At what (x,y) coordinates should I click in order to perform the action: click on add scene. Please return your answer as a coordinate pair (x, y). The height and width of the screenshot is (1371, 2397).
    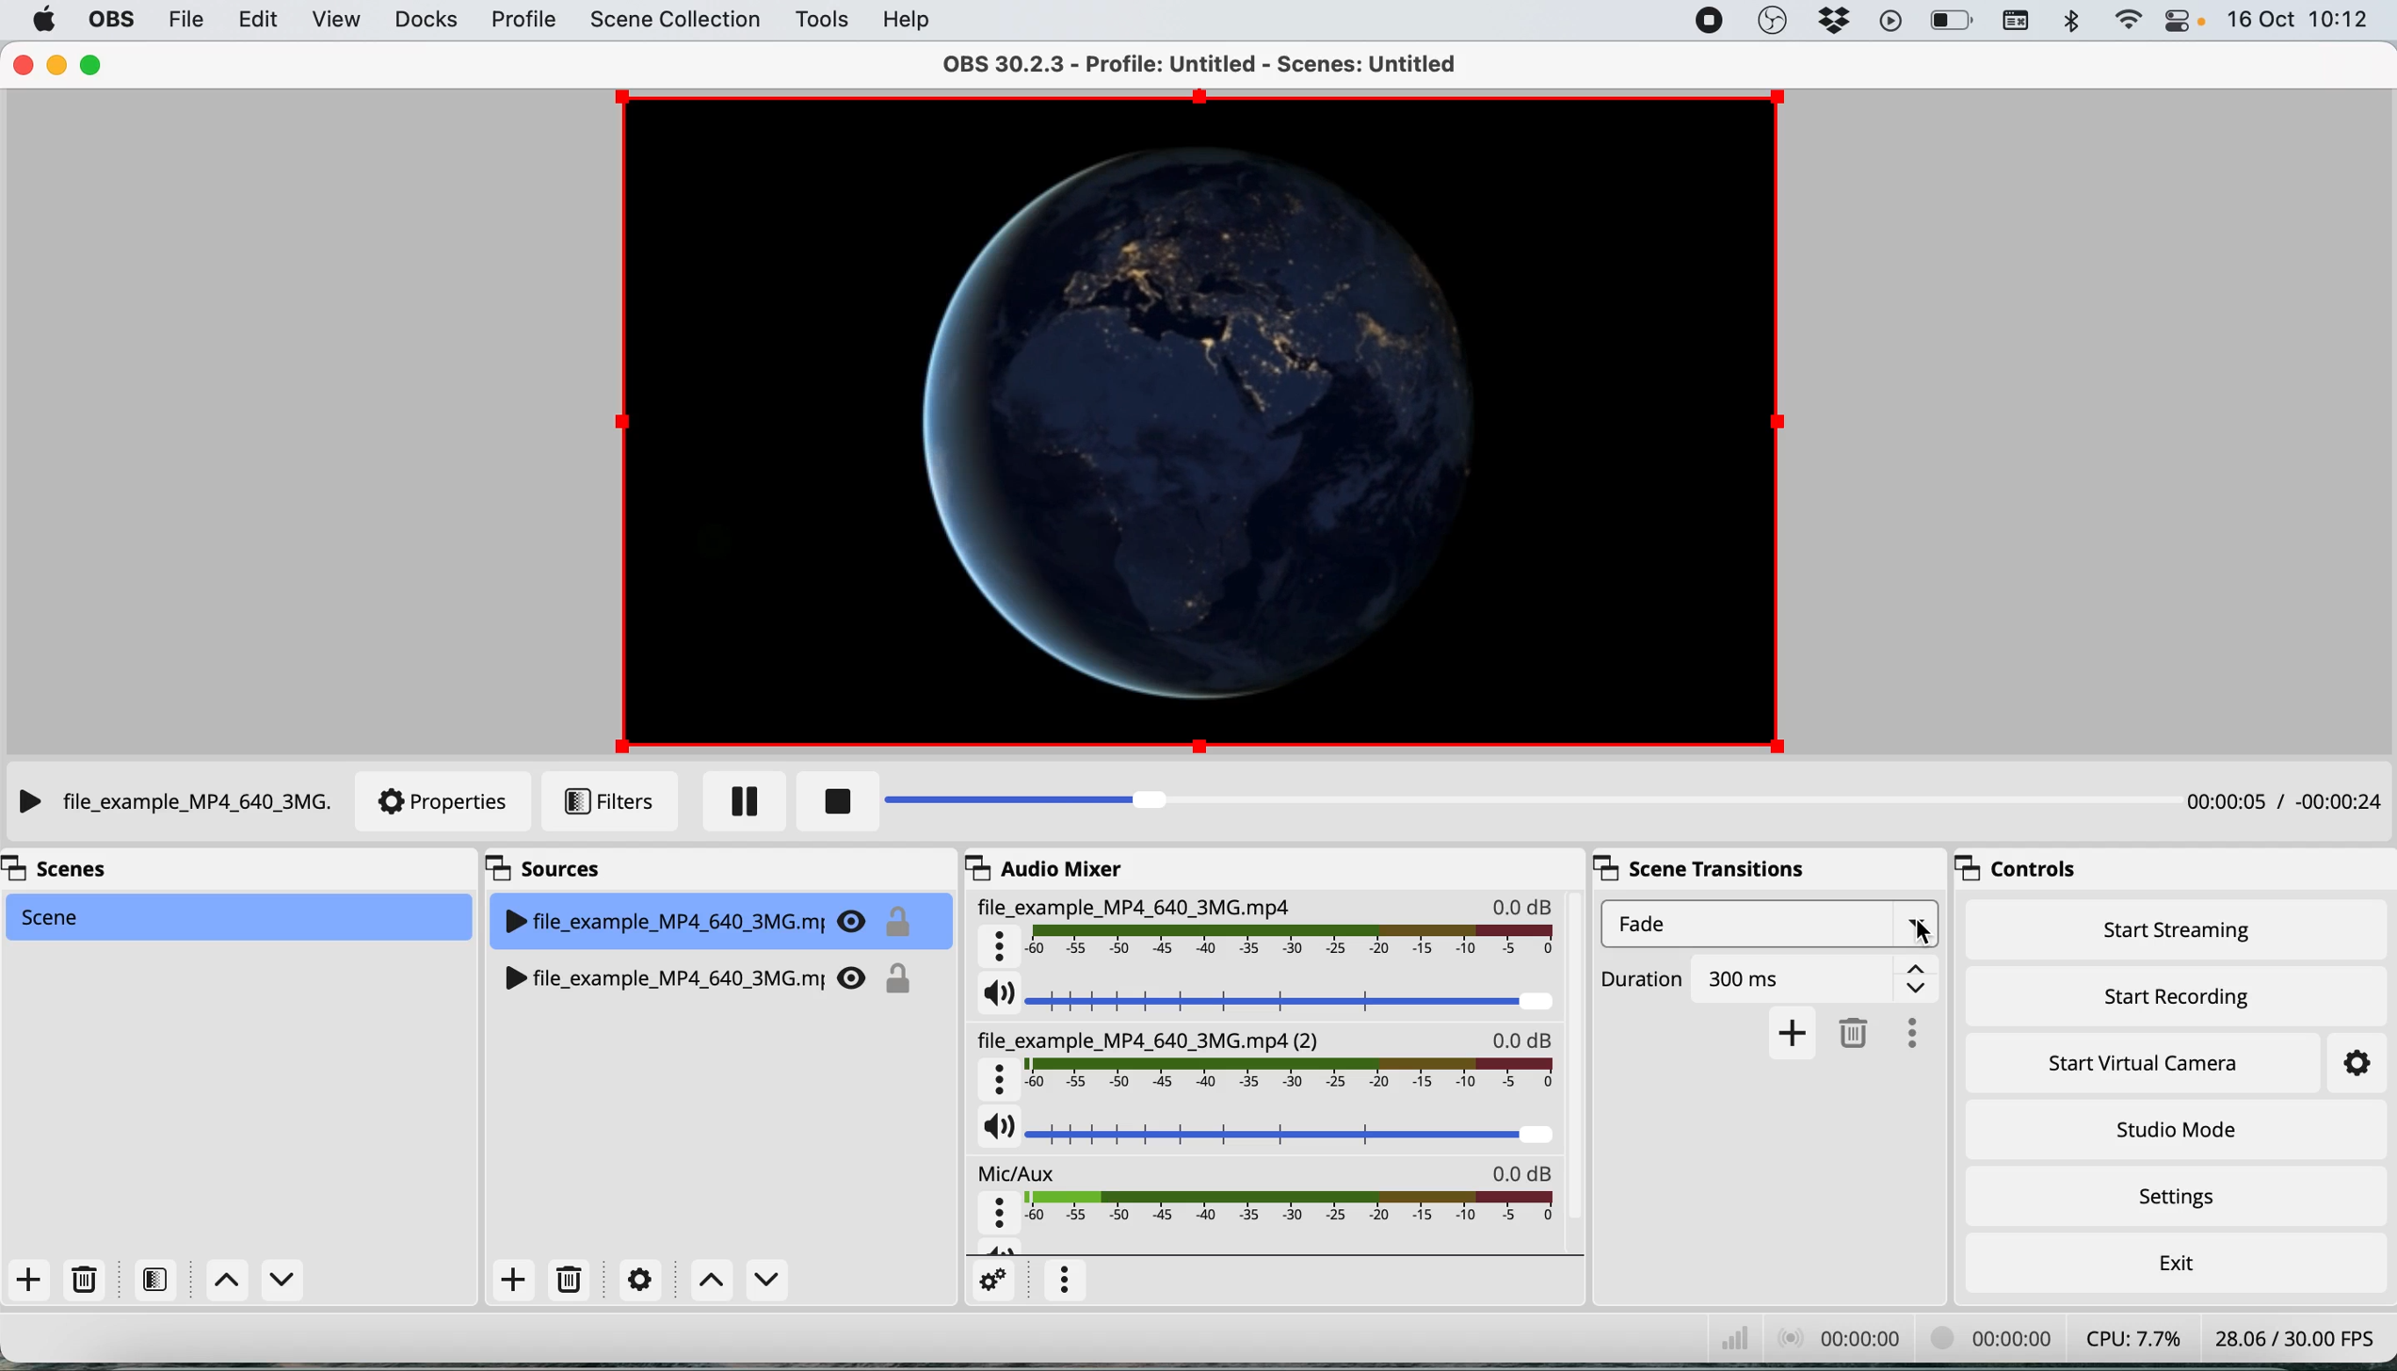
    Looking at the image, I should click on (28, 1278).